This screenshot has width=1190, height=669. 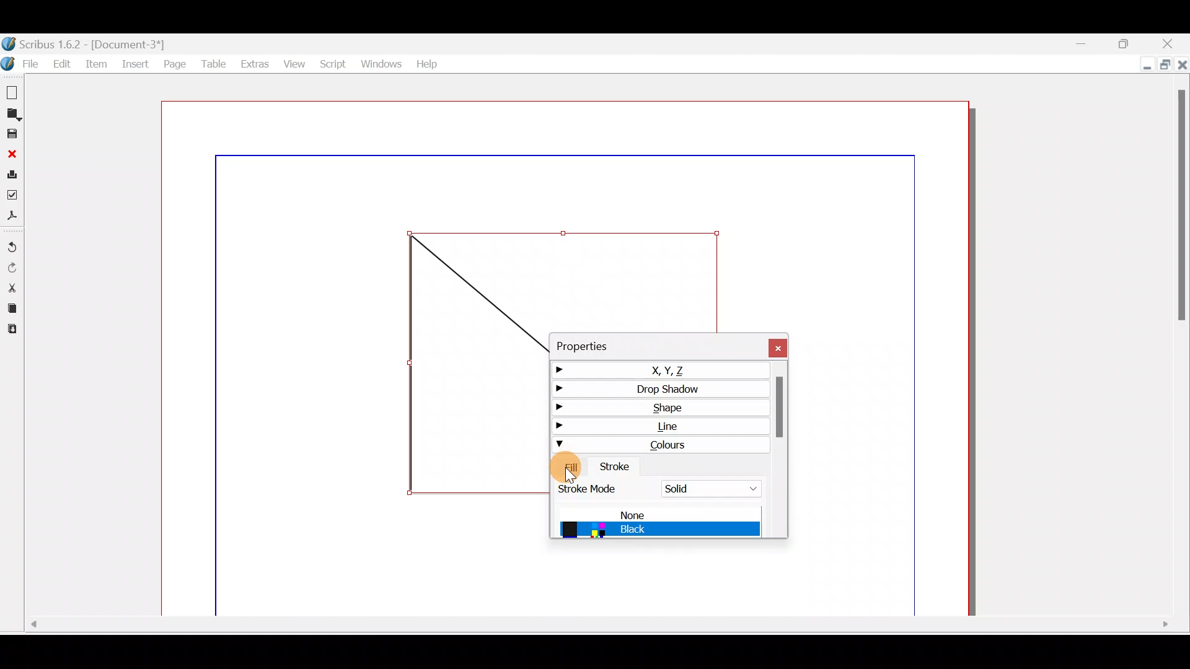 What do you see at coordinates (1182, 349) in the screenshot?
I see `Scroll bar` at bounding box center [1182, 349].